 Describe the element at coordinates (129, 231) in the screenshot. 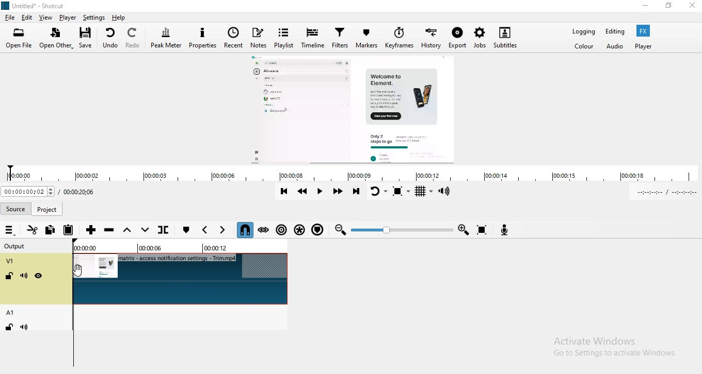

I see `Lift` at that location.